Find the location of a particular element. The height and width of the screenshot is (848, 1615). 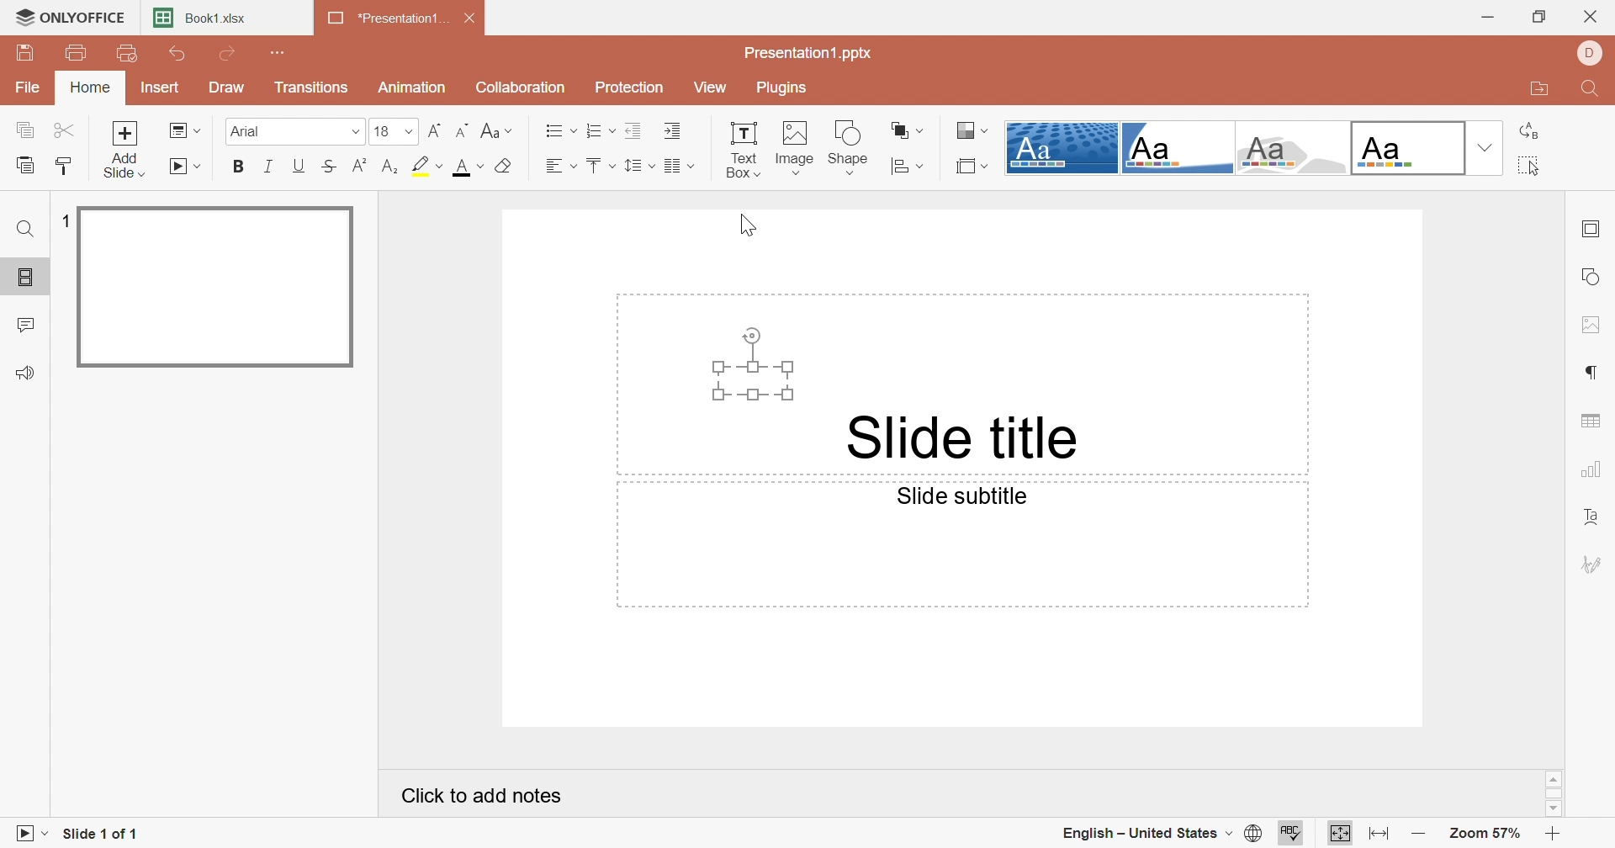

Quick print is located at coordinates (125, 52).